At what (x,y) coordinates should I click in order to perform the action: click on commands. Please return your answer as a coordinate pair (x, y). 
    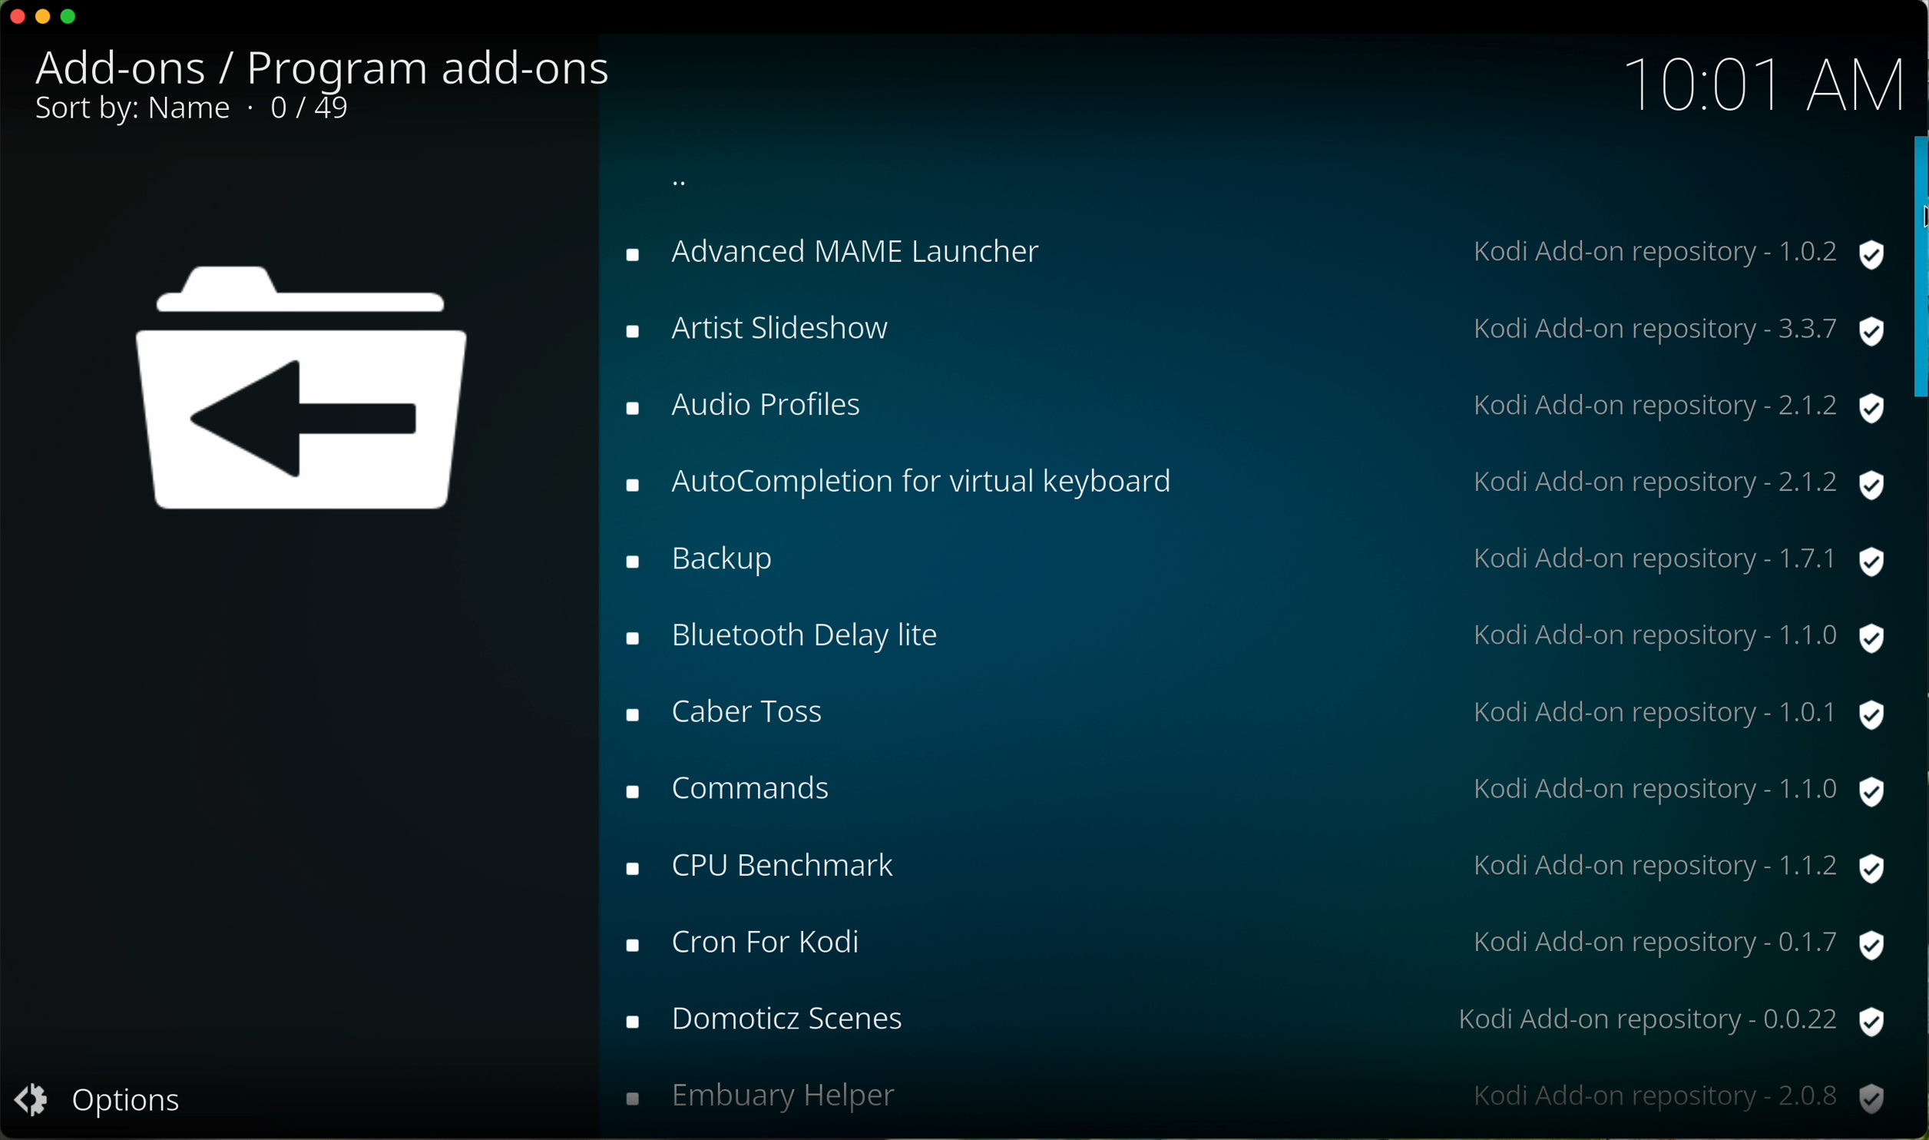
    Looking at the image, I should click on (1246, 787).